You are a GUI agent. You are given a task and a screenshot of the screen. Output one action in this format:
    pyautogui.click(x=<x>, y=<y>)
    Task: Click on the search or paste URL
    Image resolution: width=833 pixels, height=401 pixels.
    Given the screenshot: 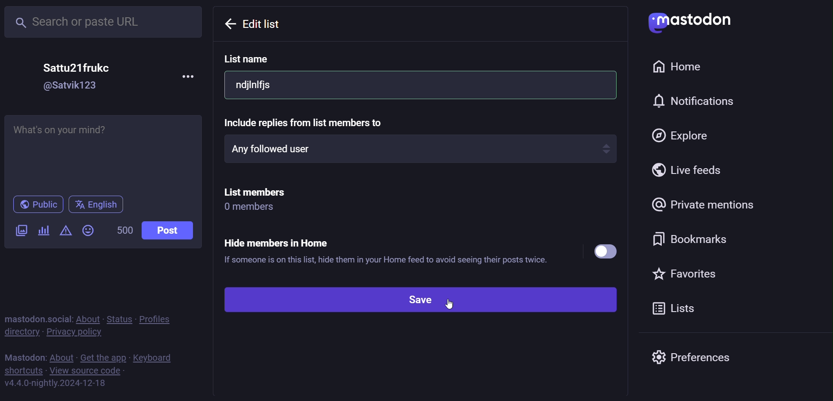 What is the action you would take?
    pyautogui.click(x=106, y=20)
    